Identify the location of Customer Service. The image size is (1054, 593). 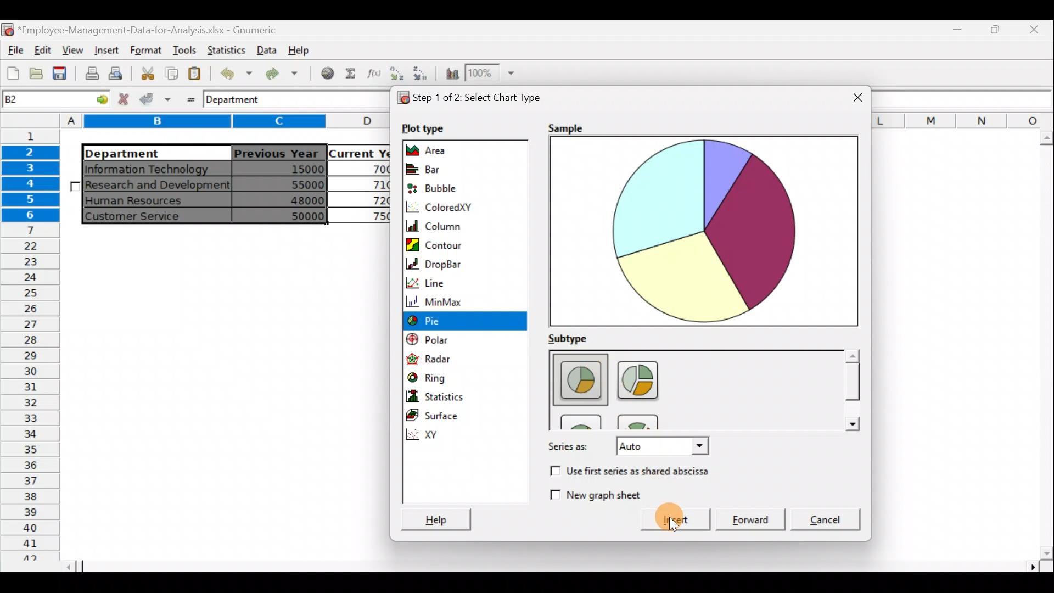
(145, 216).